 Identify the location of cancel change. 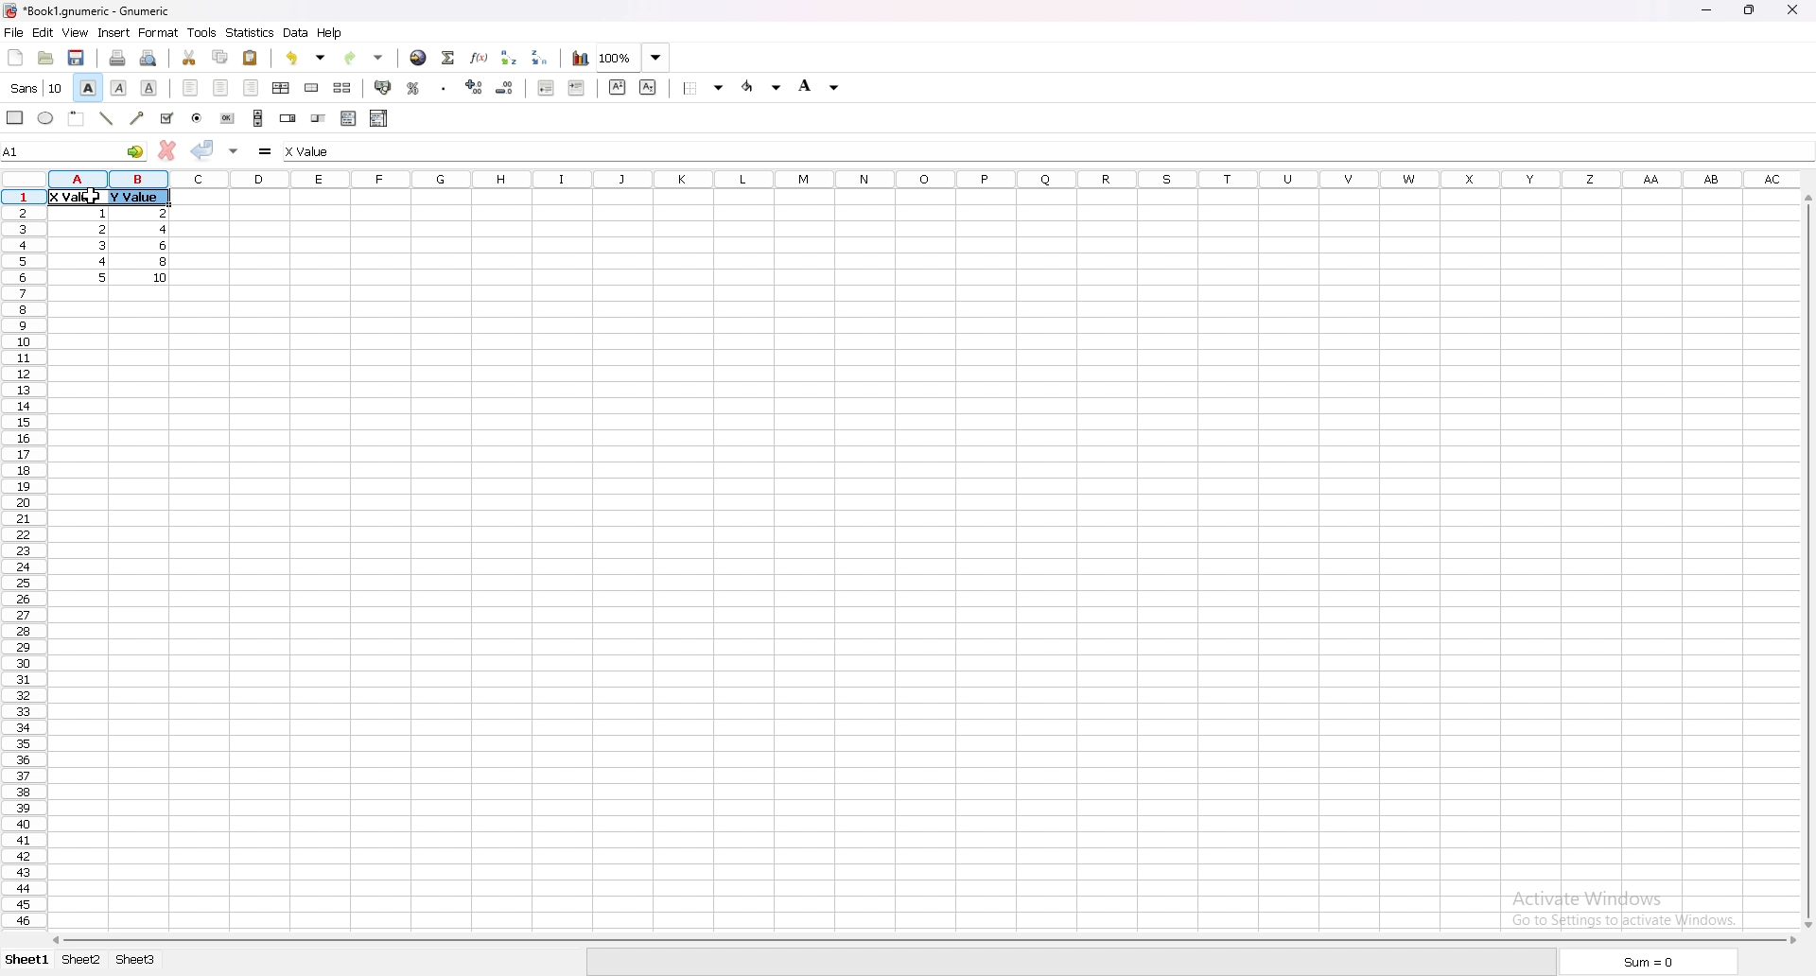
(168, 150).